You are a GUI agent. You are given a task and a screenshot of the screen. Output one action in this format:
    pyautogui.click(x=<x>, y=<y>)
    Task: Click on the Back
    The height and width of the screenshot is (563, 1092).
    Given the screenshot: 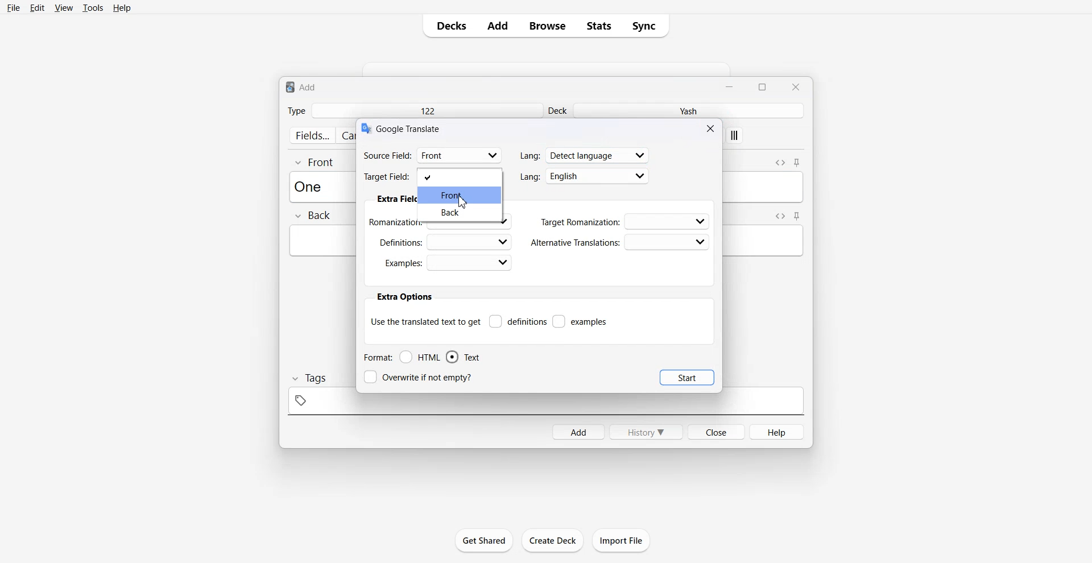 What is the action you would take?
    pyautogui.click(x=312, y=216)
    